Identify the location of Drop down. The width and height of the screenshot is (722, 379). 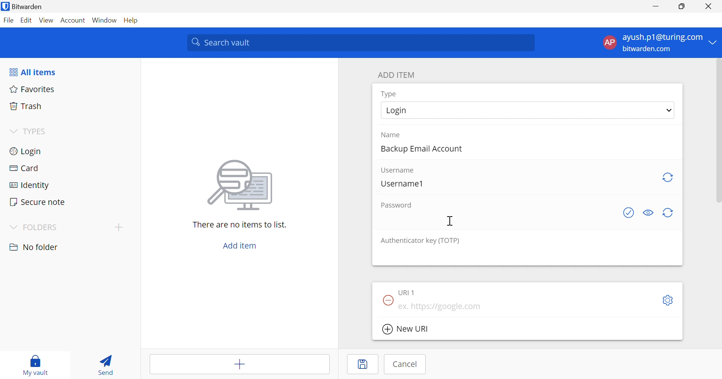
(669, 110).